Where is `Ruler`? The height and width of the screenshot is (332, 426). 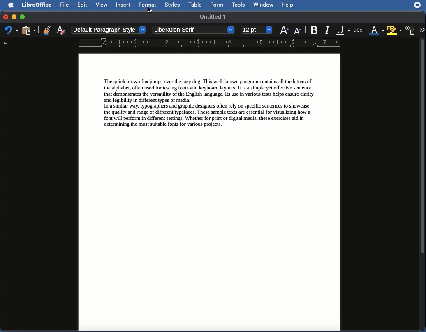
Ruler is located at coordinates (171, 42).